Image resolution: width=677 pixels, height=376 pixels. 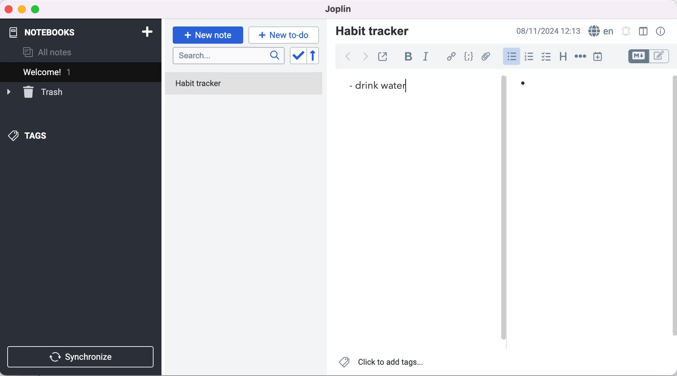 I want to click on bulleted list, so click(x=512, y=56).